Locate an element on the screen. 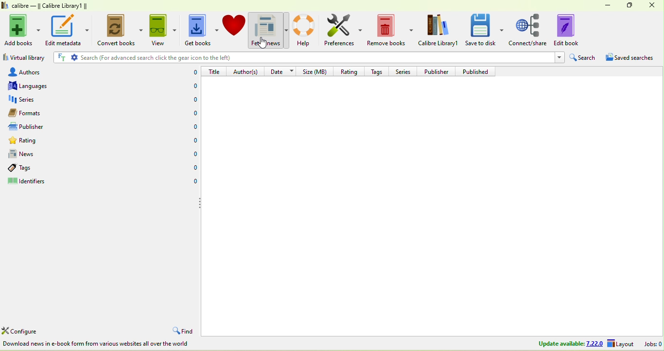  0 is located at coordinates (193, 114).